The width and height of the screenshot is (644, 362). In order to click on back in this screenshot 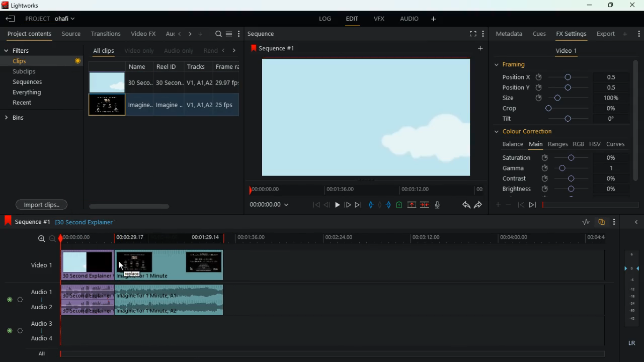, I will do `click(12, 20)`.